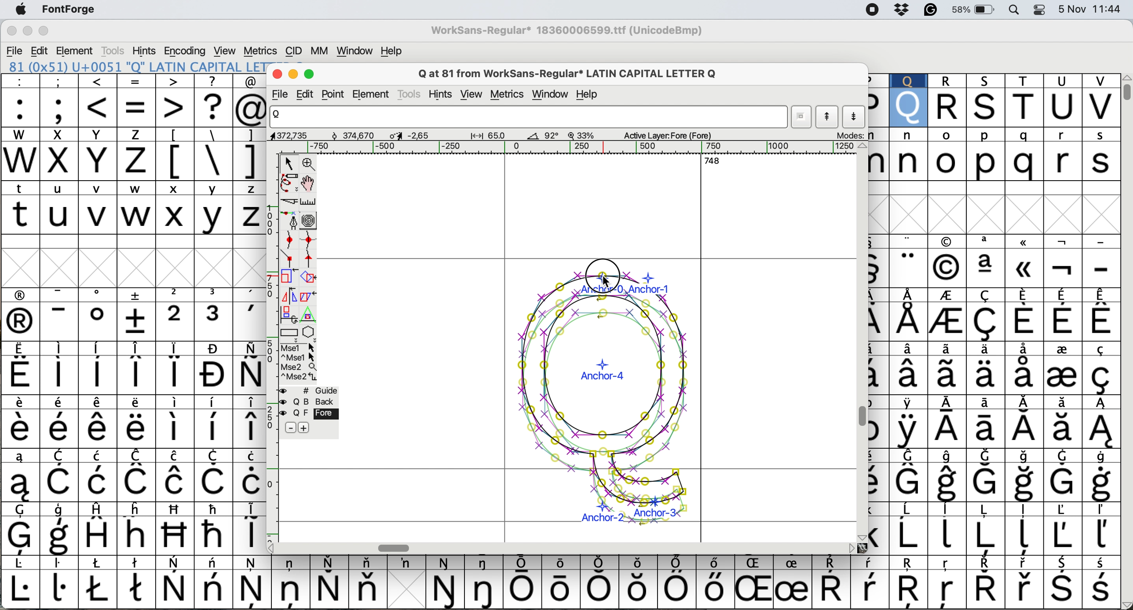 The height and width of the screenshot is (610, 1133). I want to click on special characters, so click(994, 394).